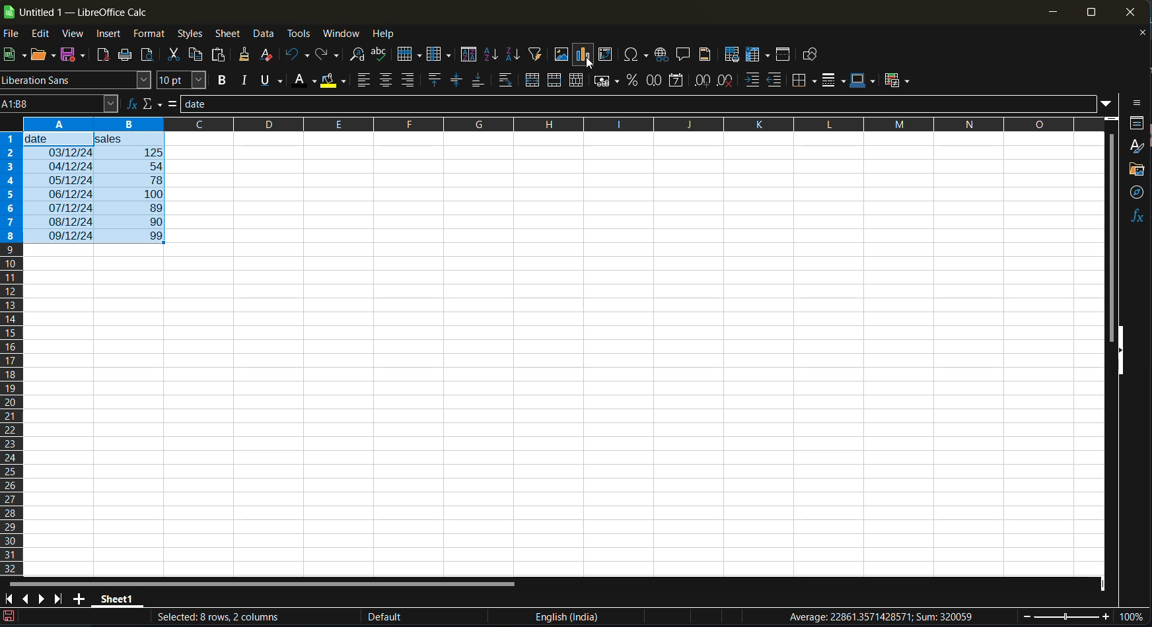 This screenshot has width=1152, height=627. Describe the element at coordinates (760, 56) in the screenshot. I see `freeze rows and columns` at that location.